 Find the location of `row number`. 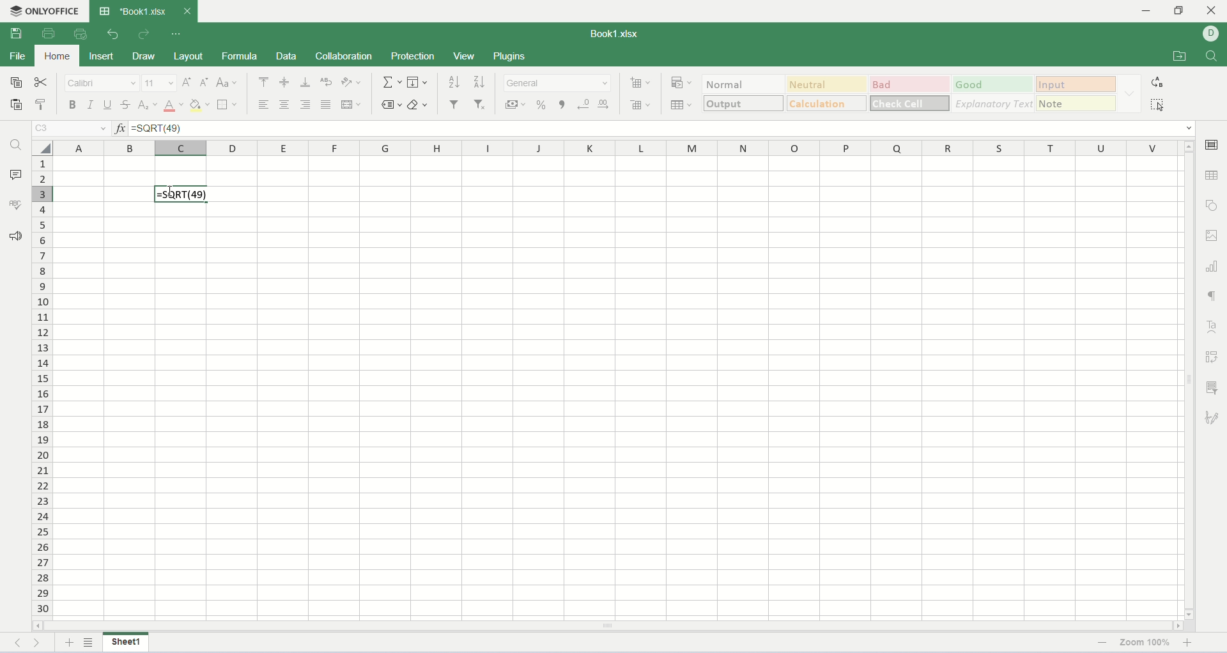

row number is located at coordinates (42, 385).